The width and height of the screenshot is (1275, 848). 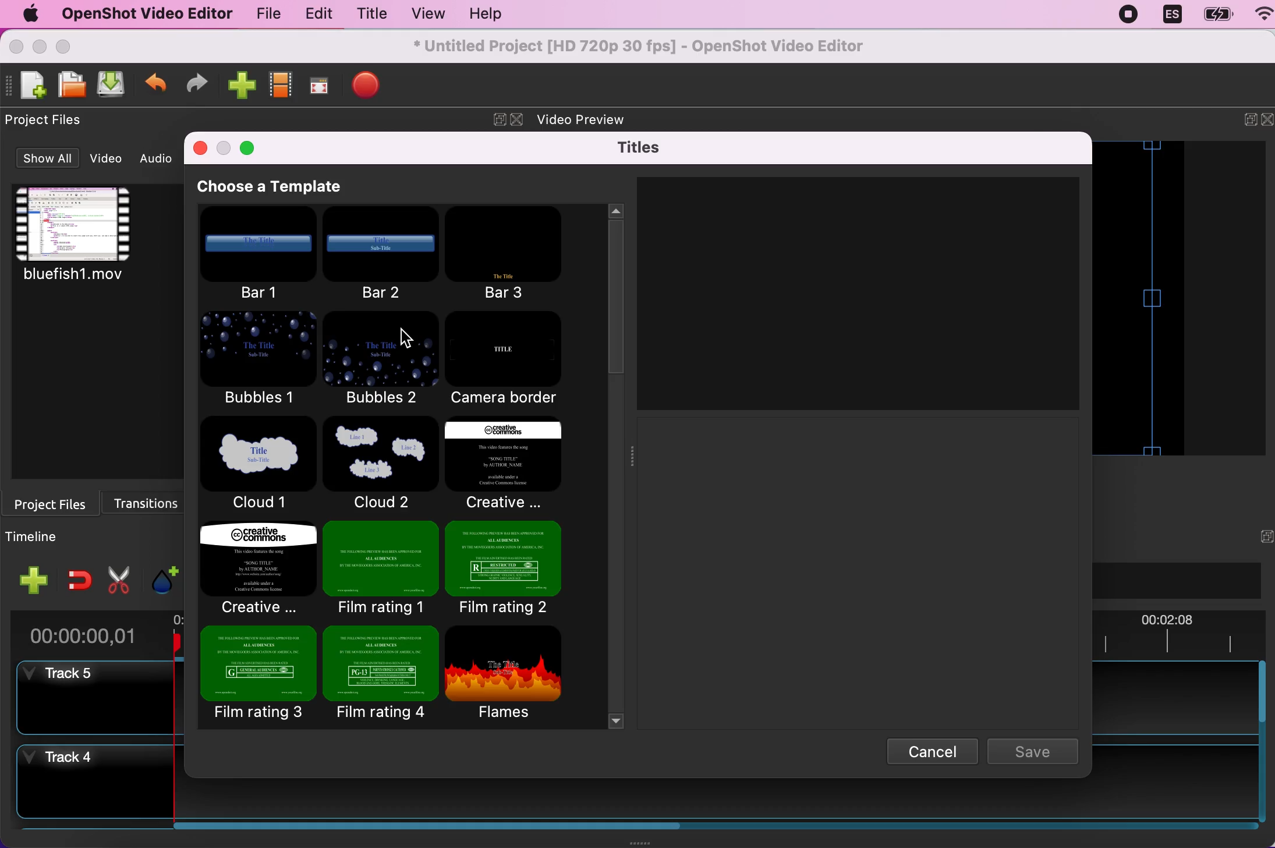 What do you see at coordinates (239, 86) in the screenshot?
I see `import file` at bounding box center [239, 86].